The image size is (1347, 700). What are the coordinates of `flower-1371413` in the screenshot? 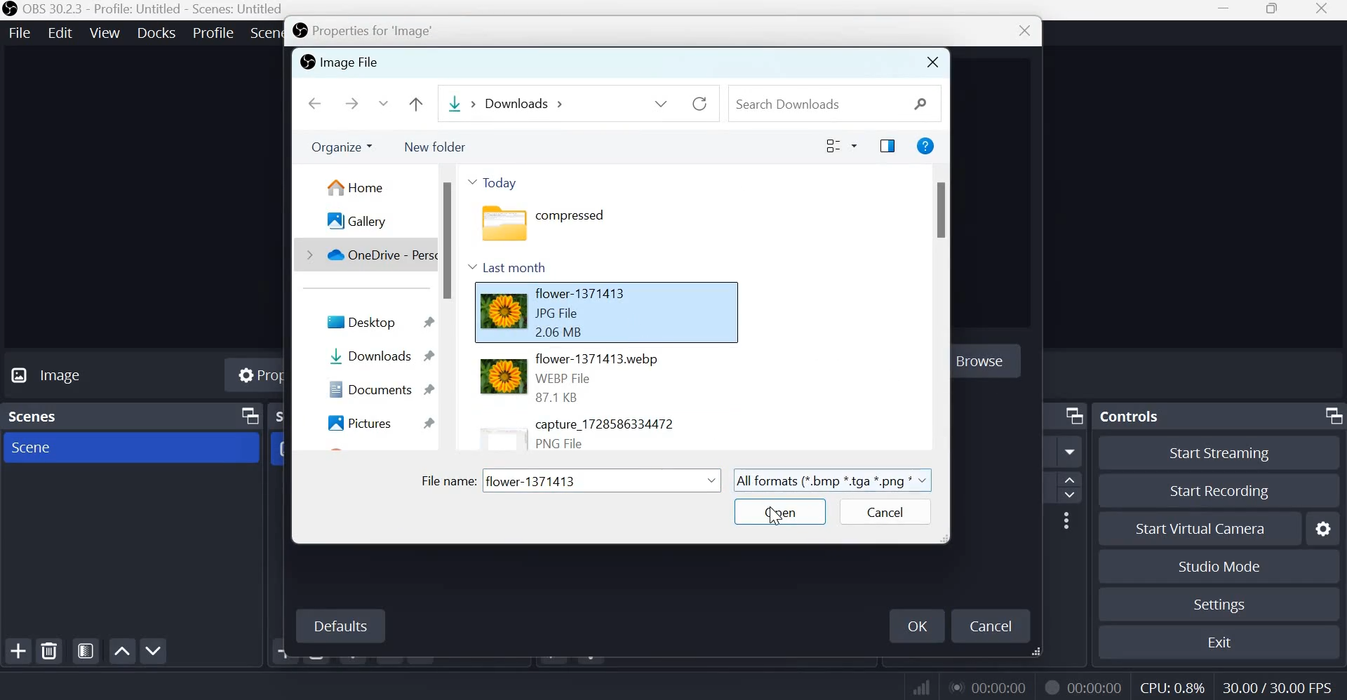 It's located at (537, 481).